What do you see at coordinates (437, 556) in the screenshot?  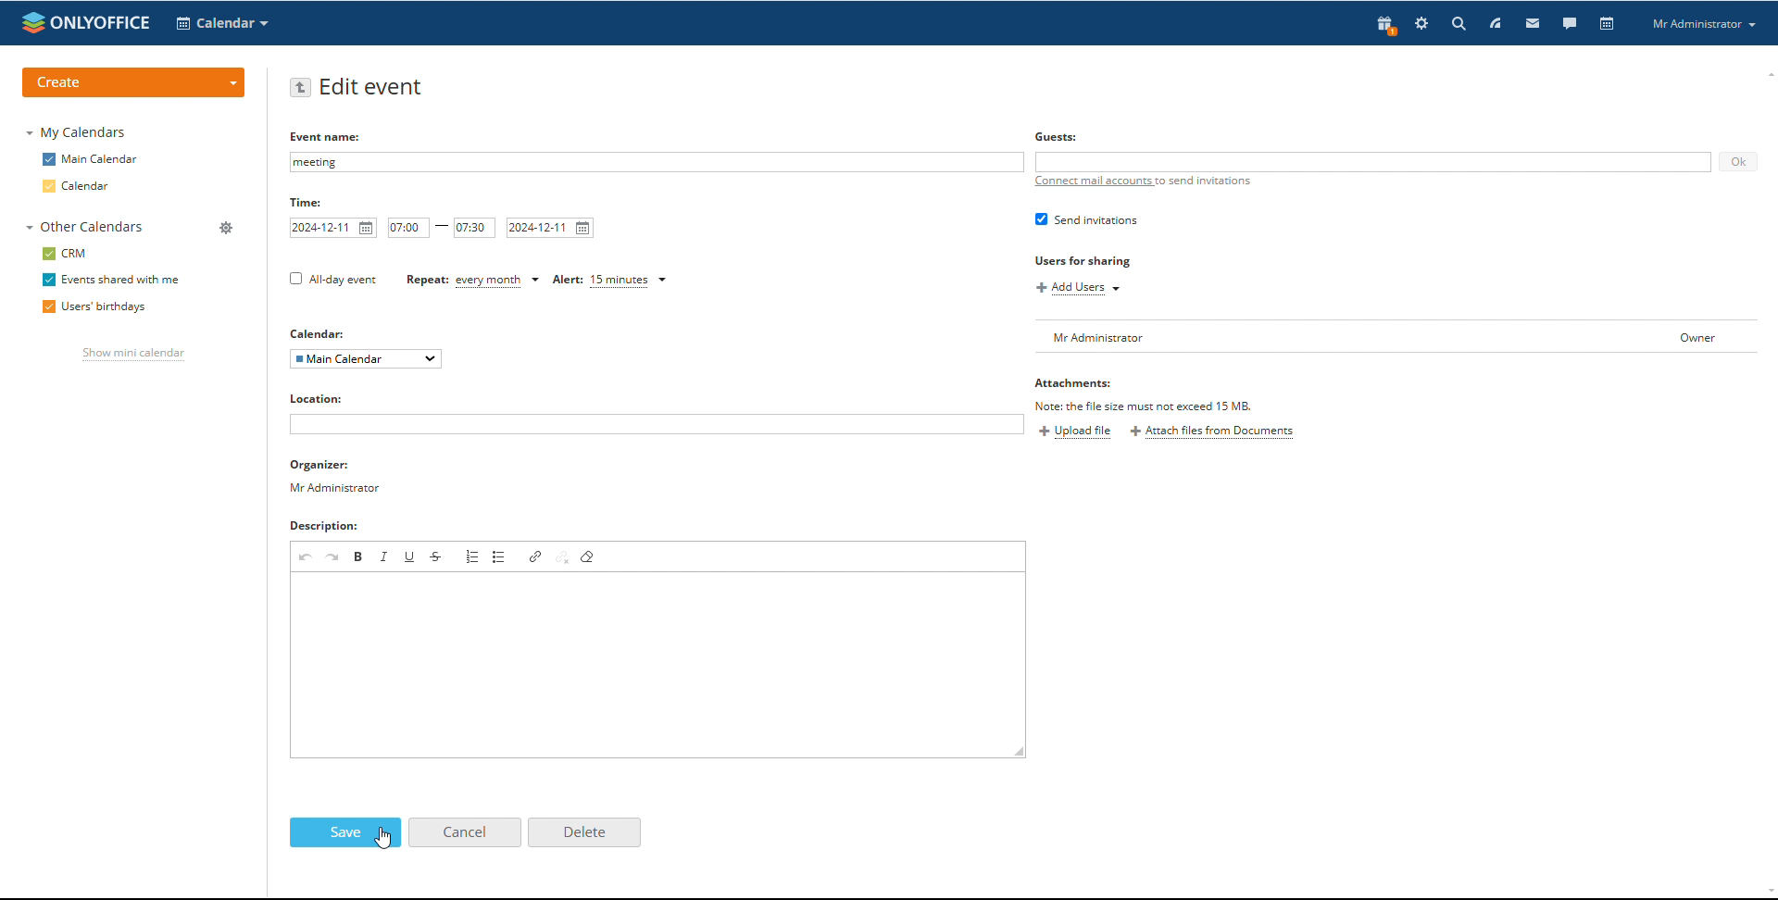 I see `strikethrough` at bounding box center [437, 556].